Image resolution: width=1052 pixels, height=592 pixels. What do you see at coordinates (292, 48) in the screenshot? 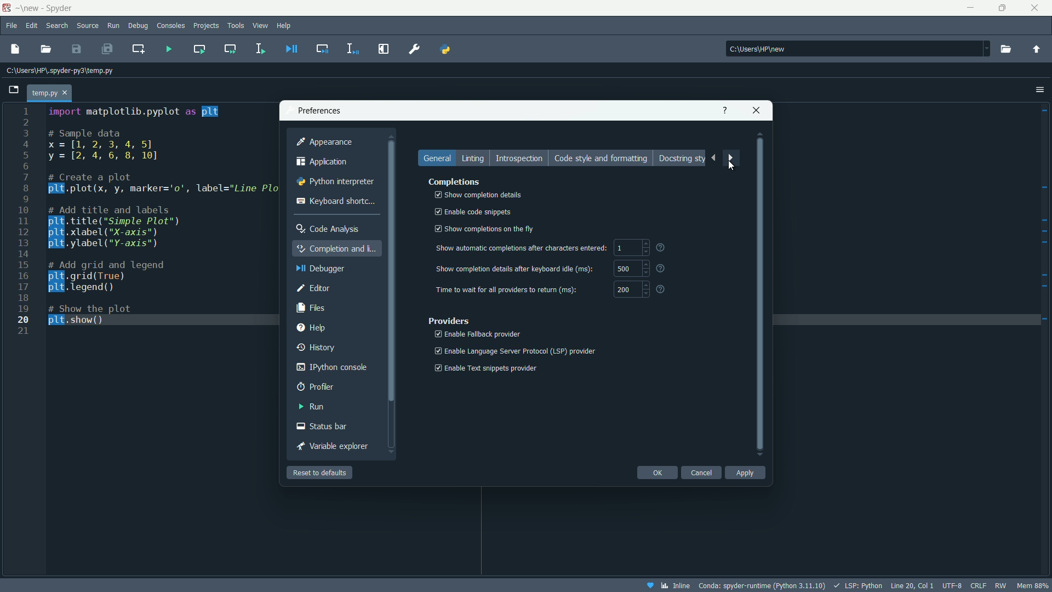
I see `debug file` at bounding box center [292, 48].